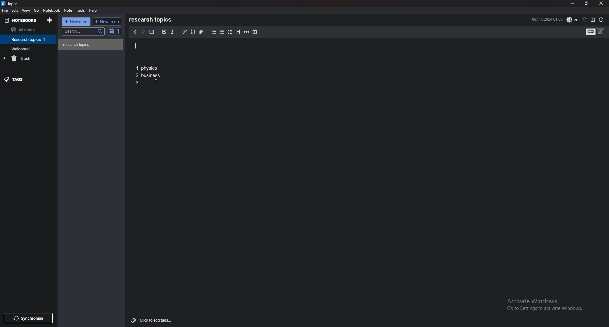  I want to click on spell check, so click(573, 19).